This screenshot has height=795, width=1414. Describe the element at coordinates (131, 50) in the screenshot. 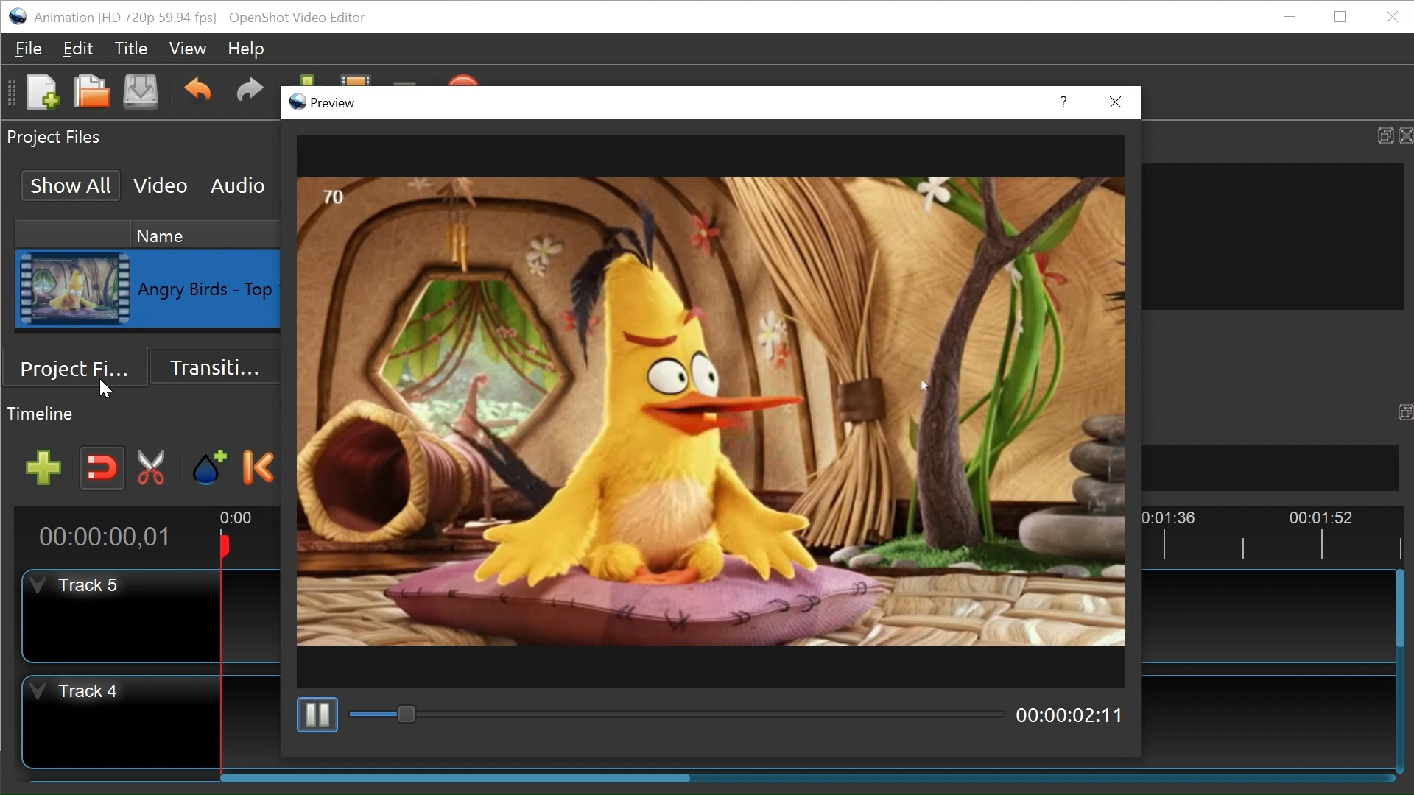

I see `Title` at that location.